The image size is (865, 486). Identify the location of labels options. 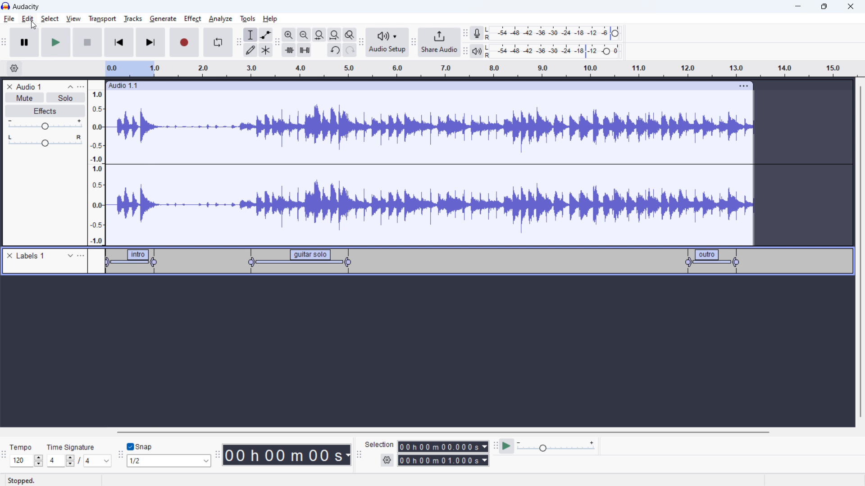
(81, 256).